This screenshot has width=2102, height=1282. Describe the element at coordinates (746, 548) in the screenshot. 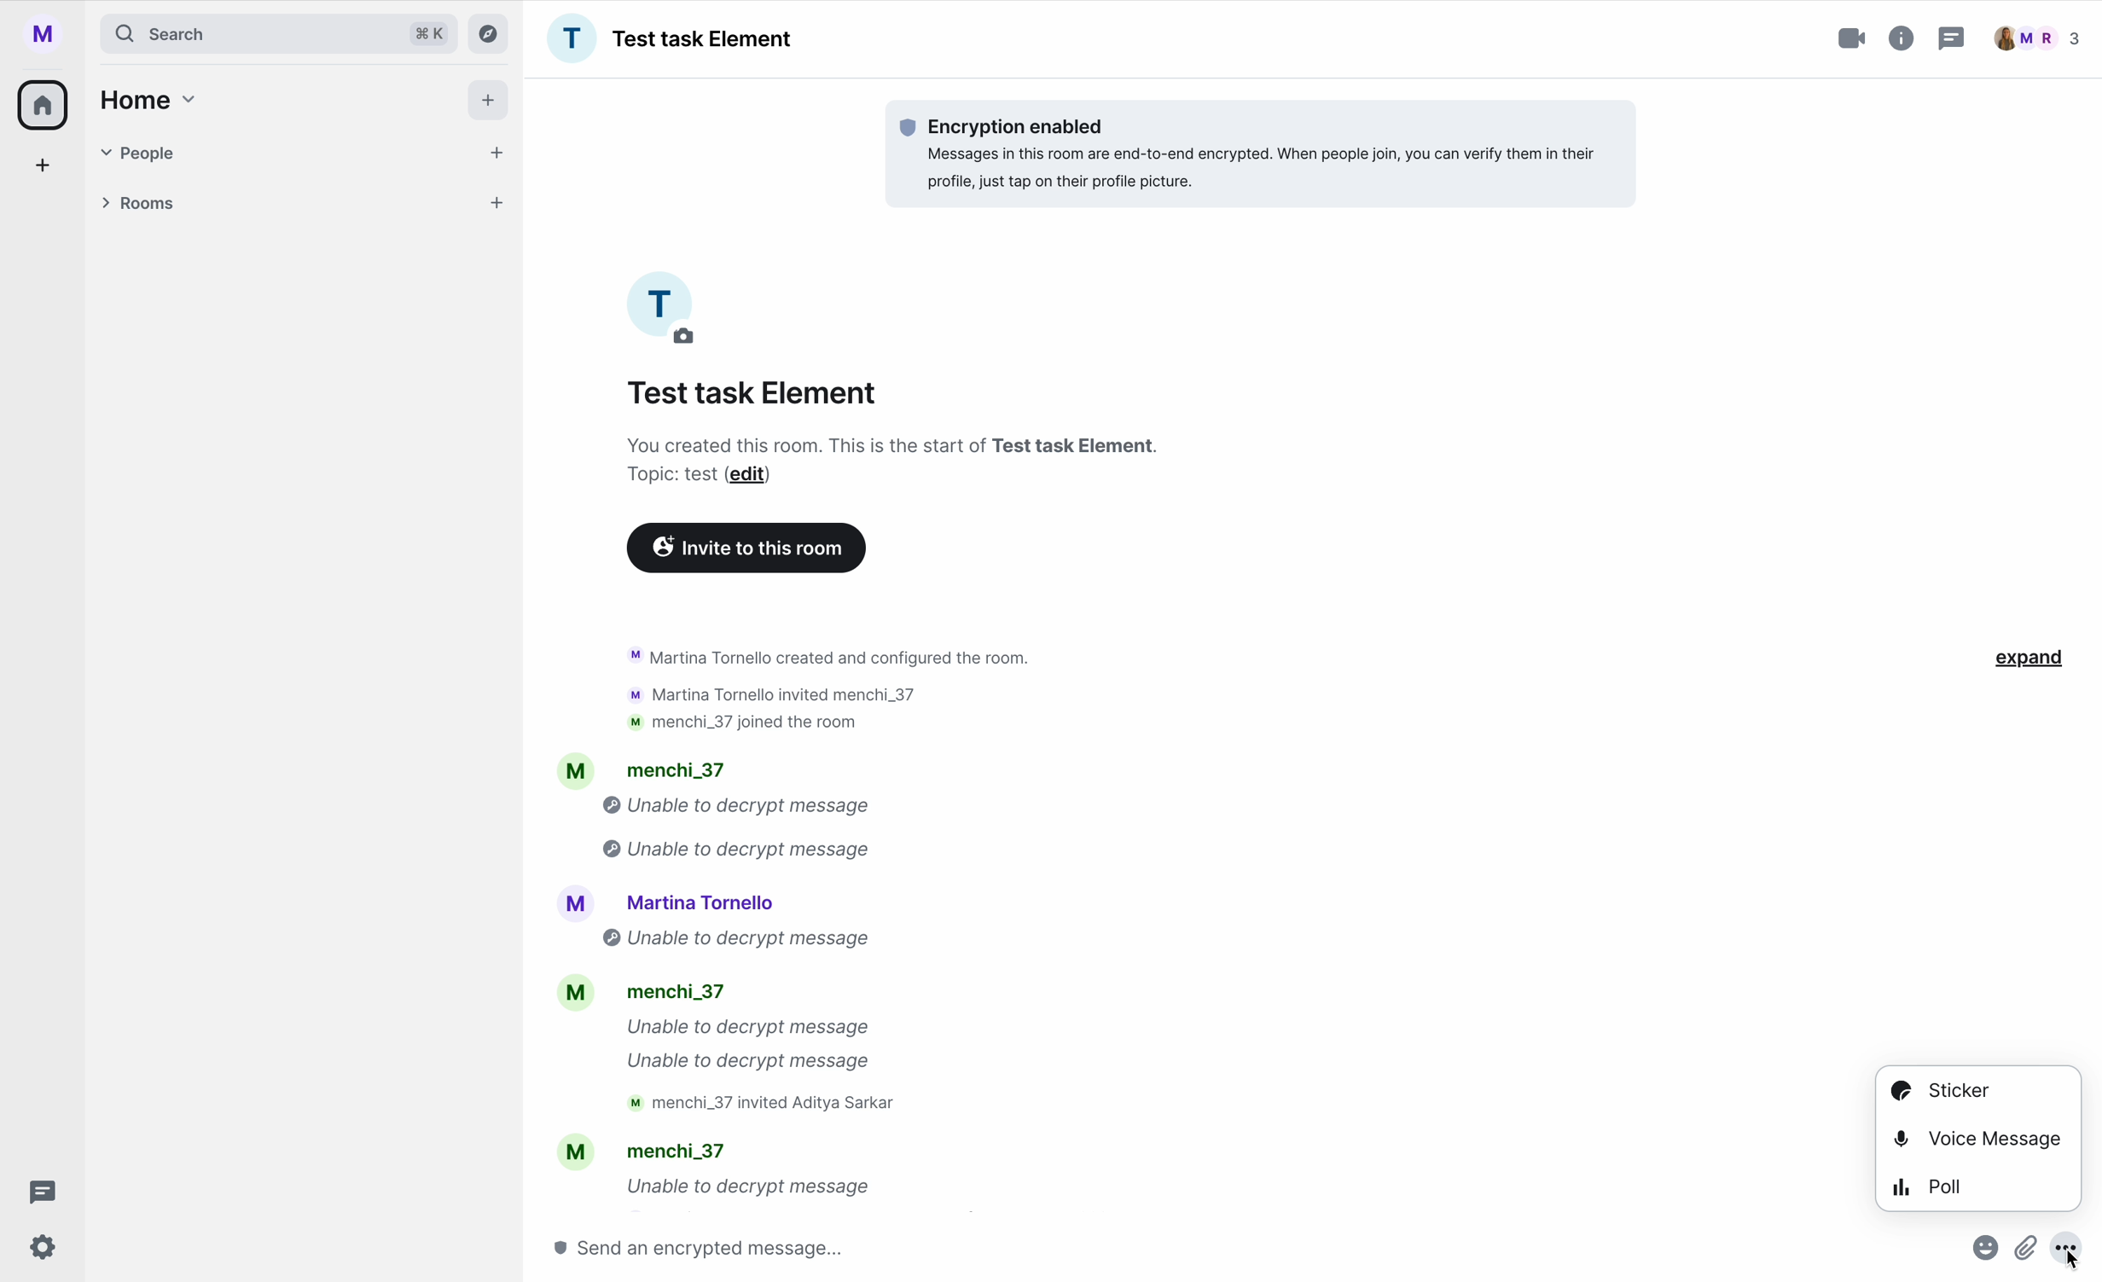

I see `invite to this room button` at that location.